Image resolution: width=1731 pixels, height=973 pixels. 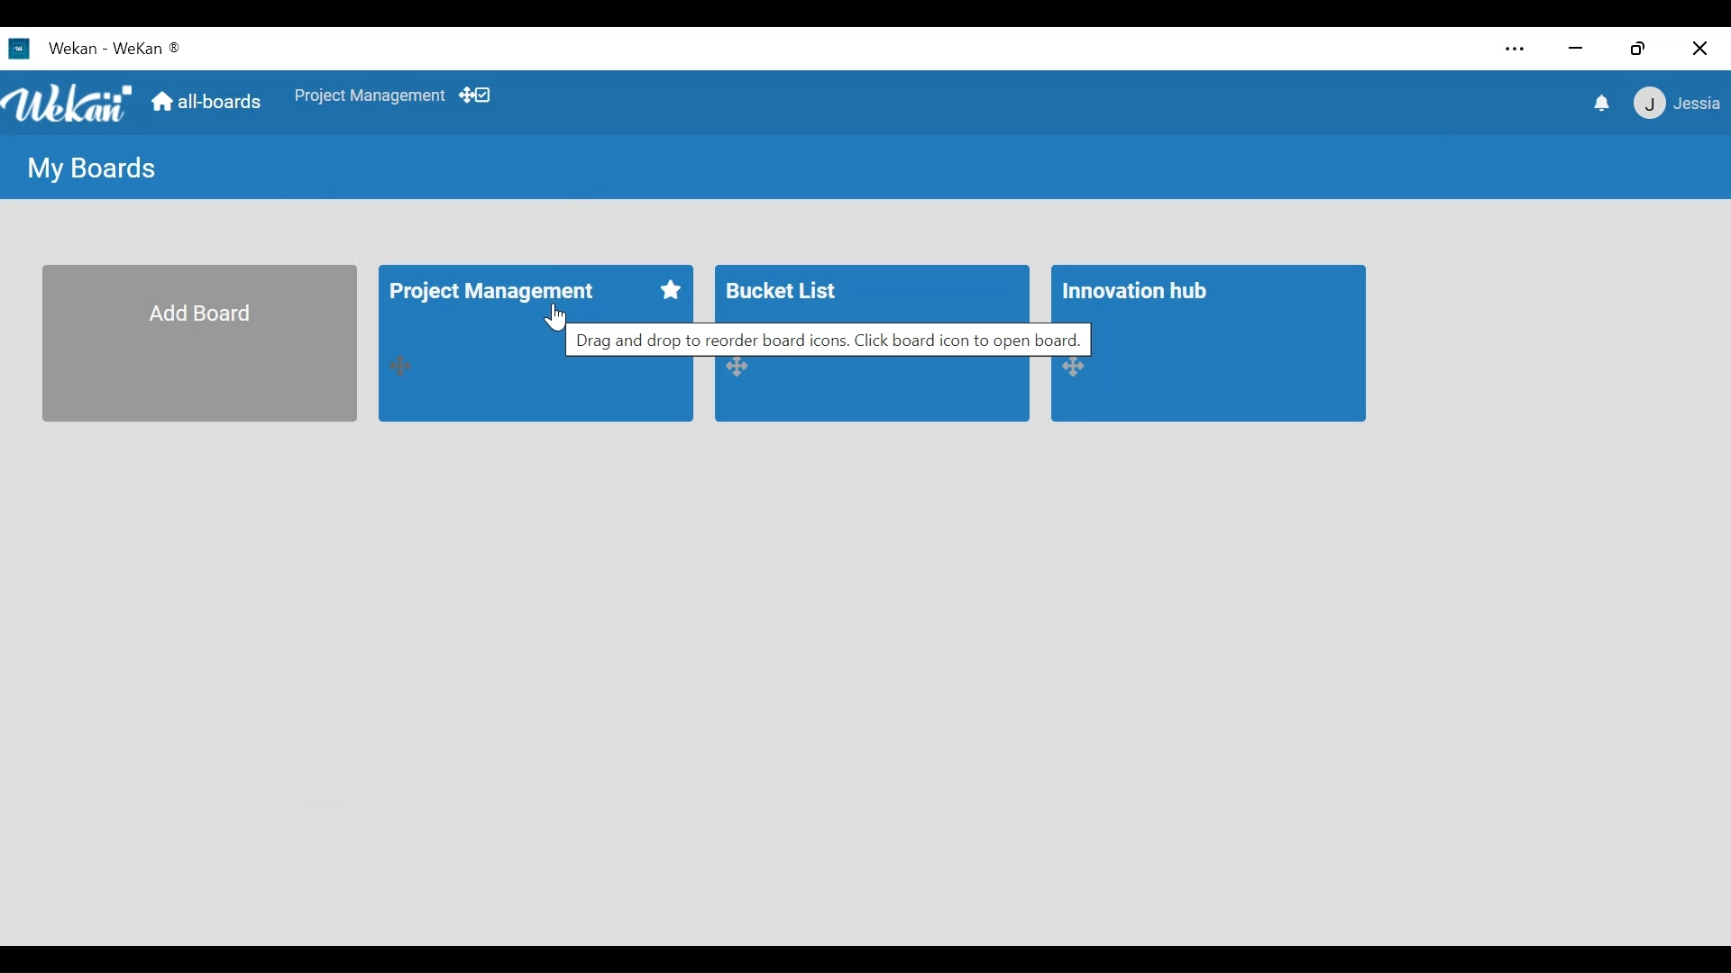 I want to click on Desktop drag handle, so click(x=1079, y=368).